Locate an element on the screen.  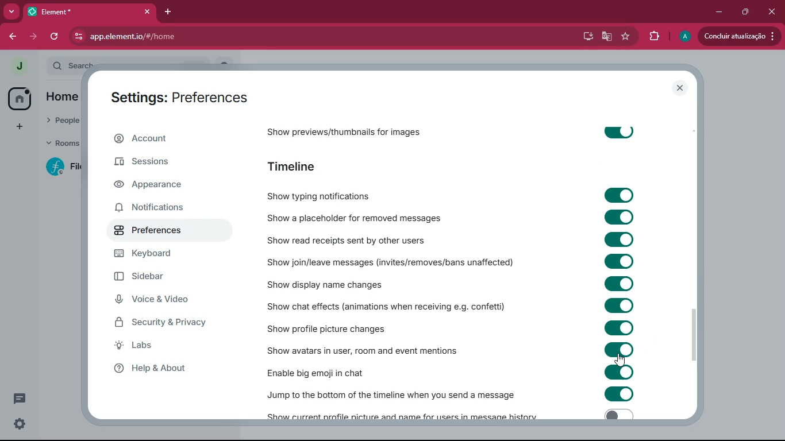
help is located at coordinates (169, 369).